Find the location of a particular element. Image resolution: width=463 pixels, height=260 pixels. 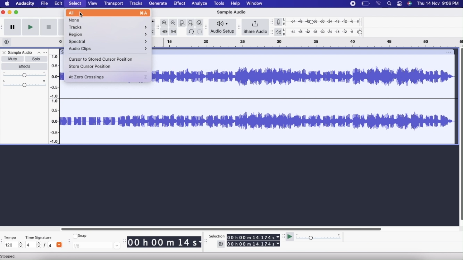

Play at speed is located at coordinates (290, 237).